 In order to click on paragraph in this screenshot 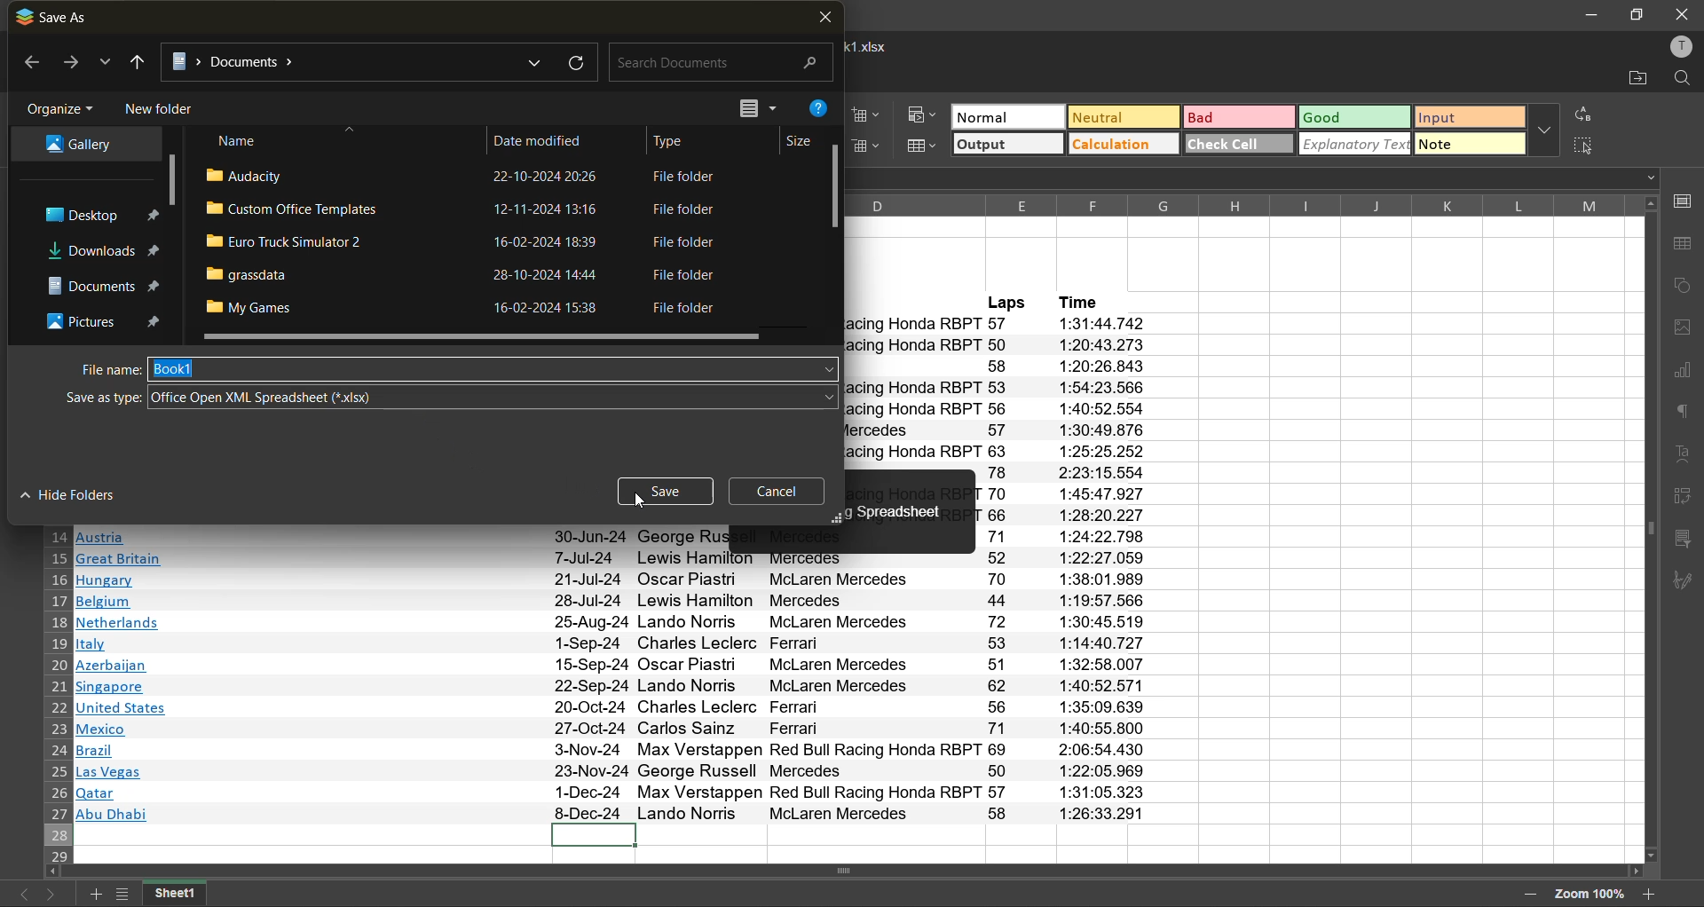, I will do `click(1687, 412)`.